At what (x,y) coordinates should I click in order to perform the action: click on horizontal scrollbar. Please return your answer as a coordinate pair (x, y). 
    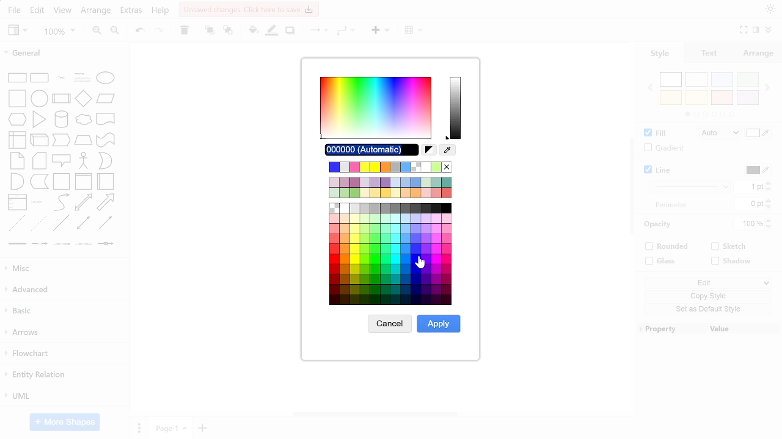
    Looking at the image, I should click on (376, 414).